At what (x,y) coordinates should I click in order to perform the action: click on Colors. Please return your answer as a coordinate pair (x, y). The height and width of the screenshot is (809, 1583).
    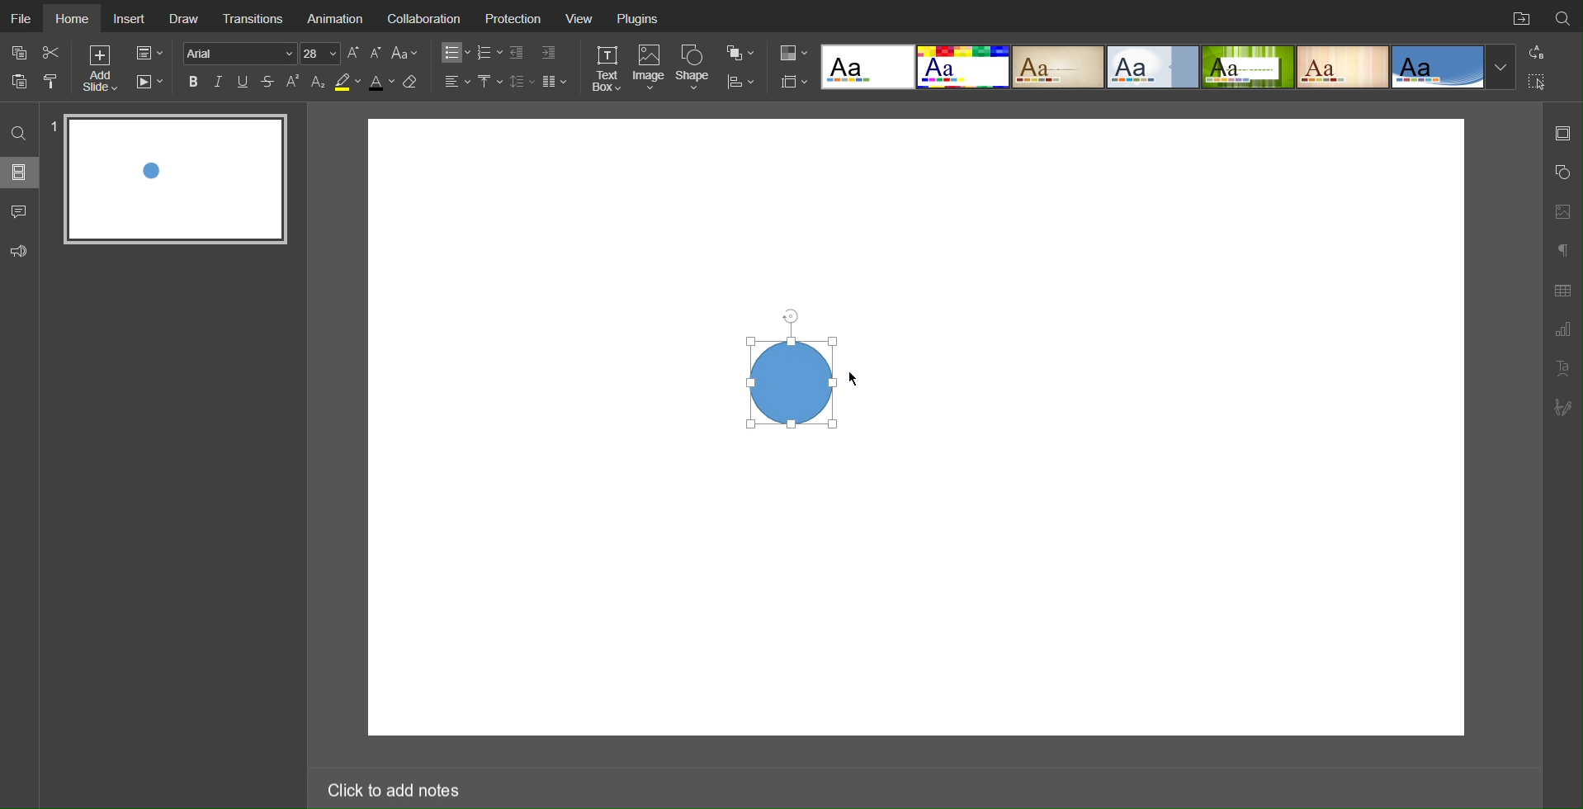
    Looking at the image, I should click on (791, 52).